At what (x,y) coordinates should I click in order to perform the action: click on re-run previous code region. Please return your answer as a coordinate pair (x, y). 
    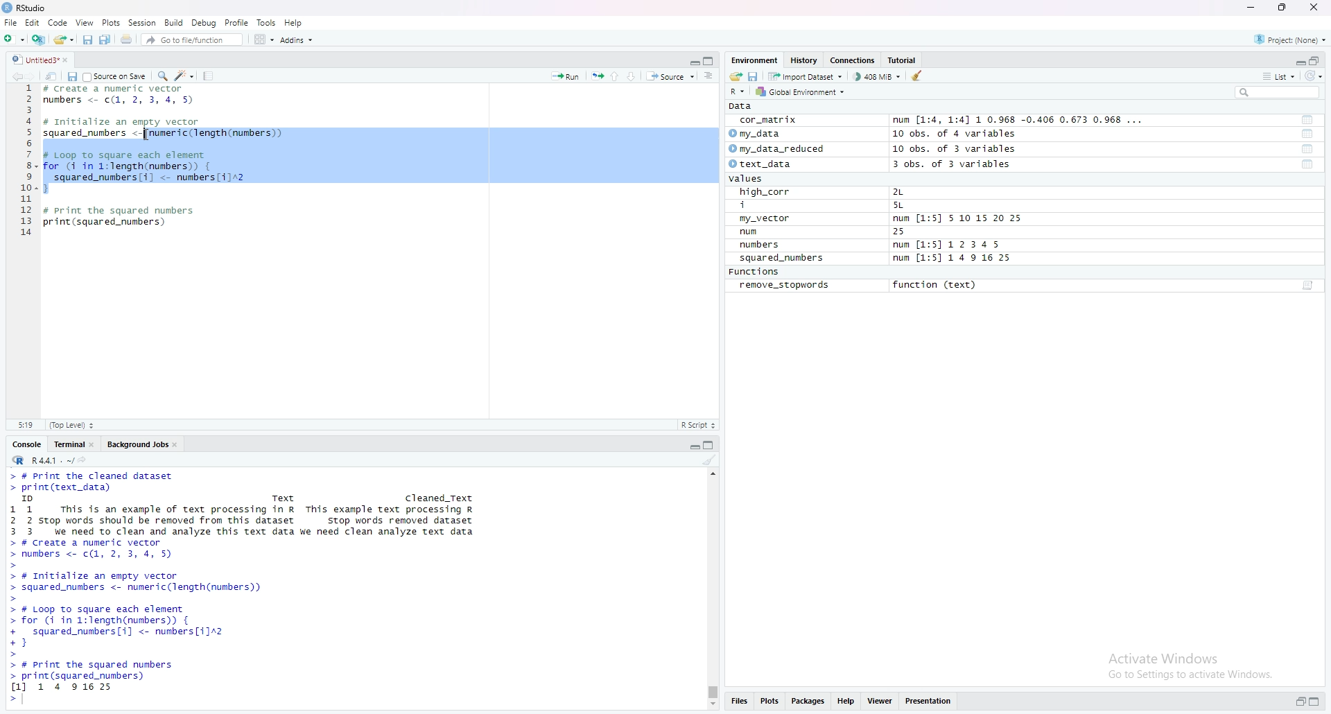
    Looking at the image, I should click on (597, 75).